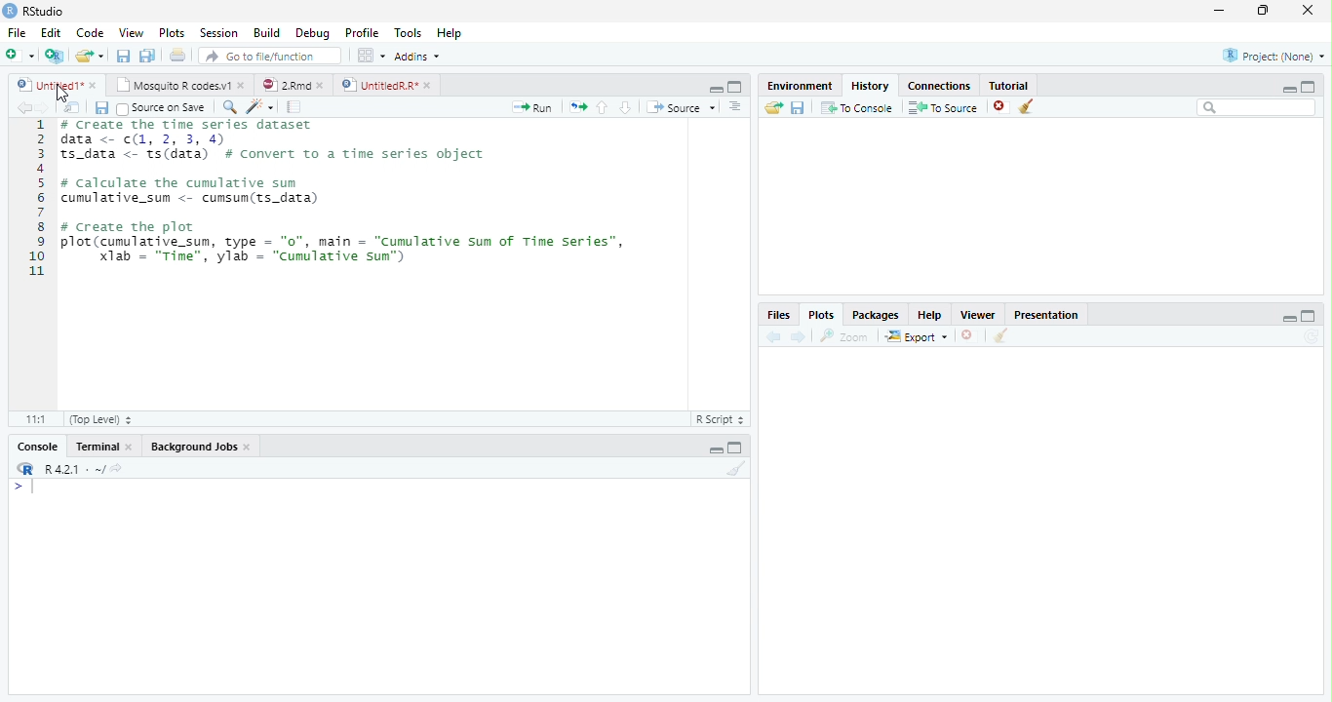 This screenshot has width=1332, height=702. What do you see at coordinates (976, 317) in the screenshot?
I see `Viewer` at bounding box center [976, 317].